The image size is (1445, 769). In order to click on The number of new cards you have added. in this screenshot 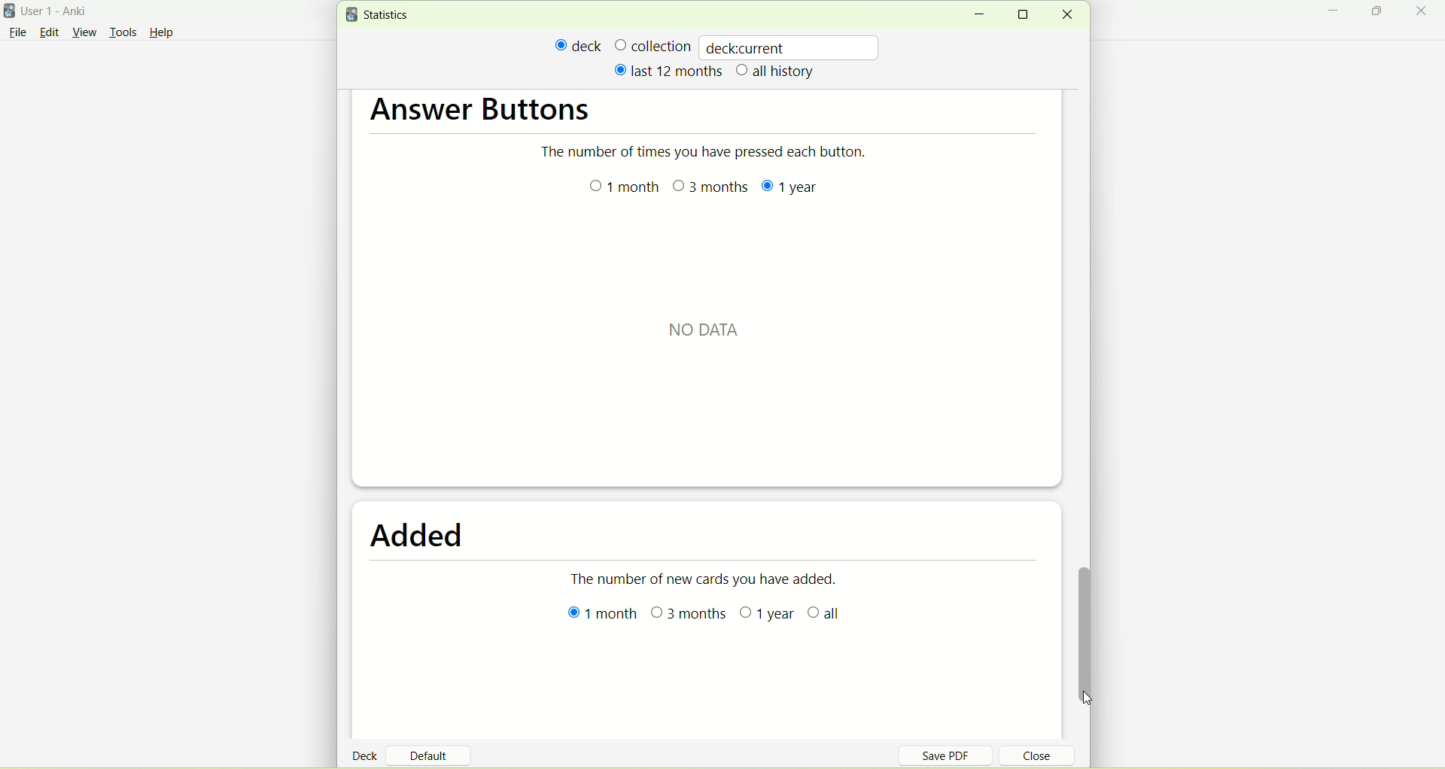, I will do `click(710, 577)`.